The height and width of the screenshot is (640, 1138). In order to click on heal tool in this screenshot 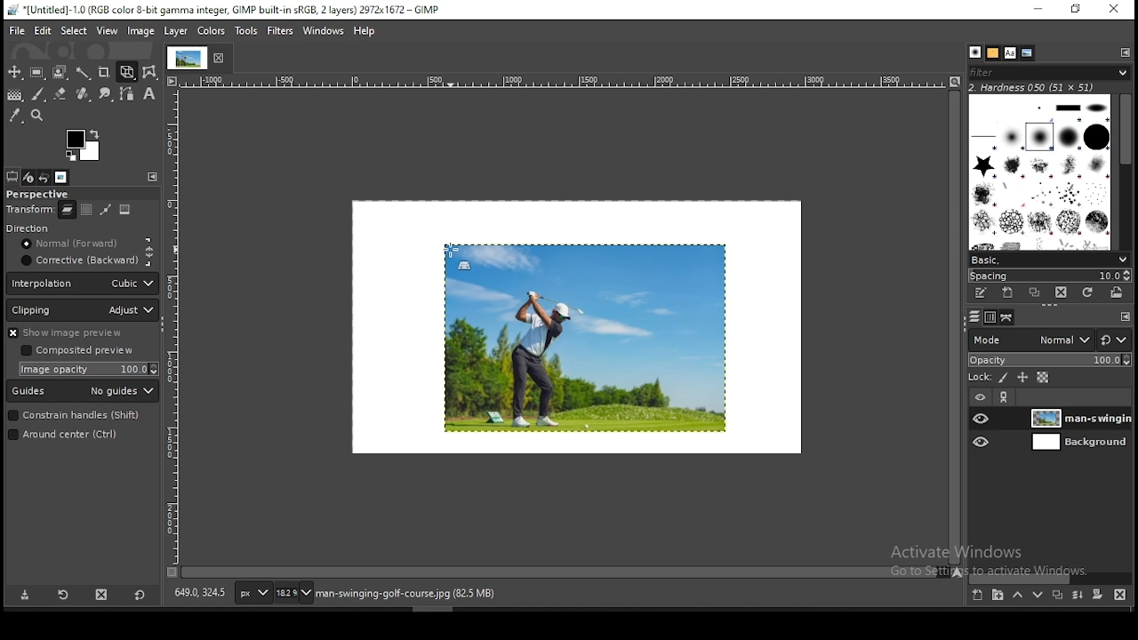, I will do `click(83, 96)`.